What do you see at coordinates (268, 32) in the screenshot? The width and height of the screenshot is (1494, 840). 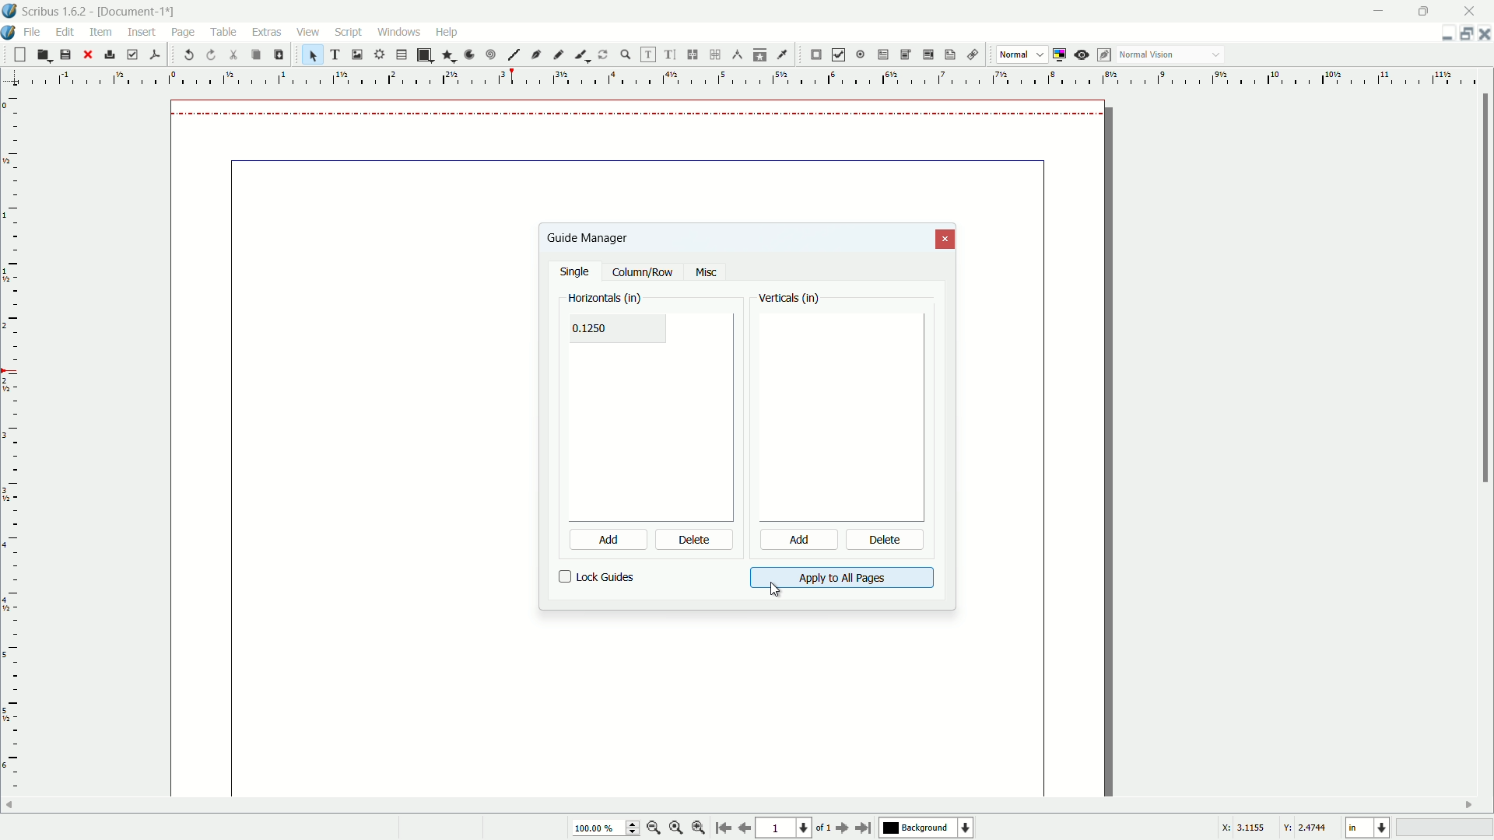 I see `extras menu` at bounding box center [268, 32].